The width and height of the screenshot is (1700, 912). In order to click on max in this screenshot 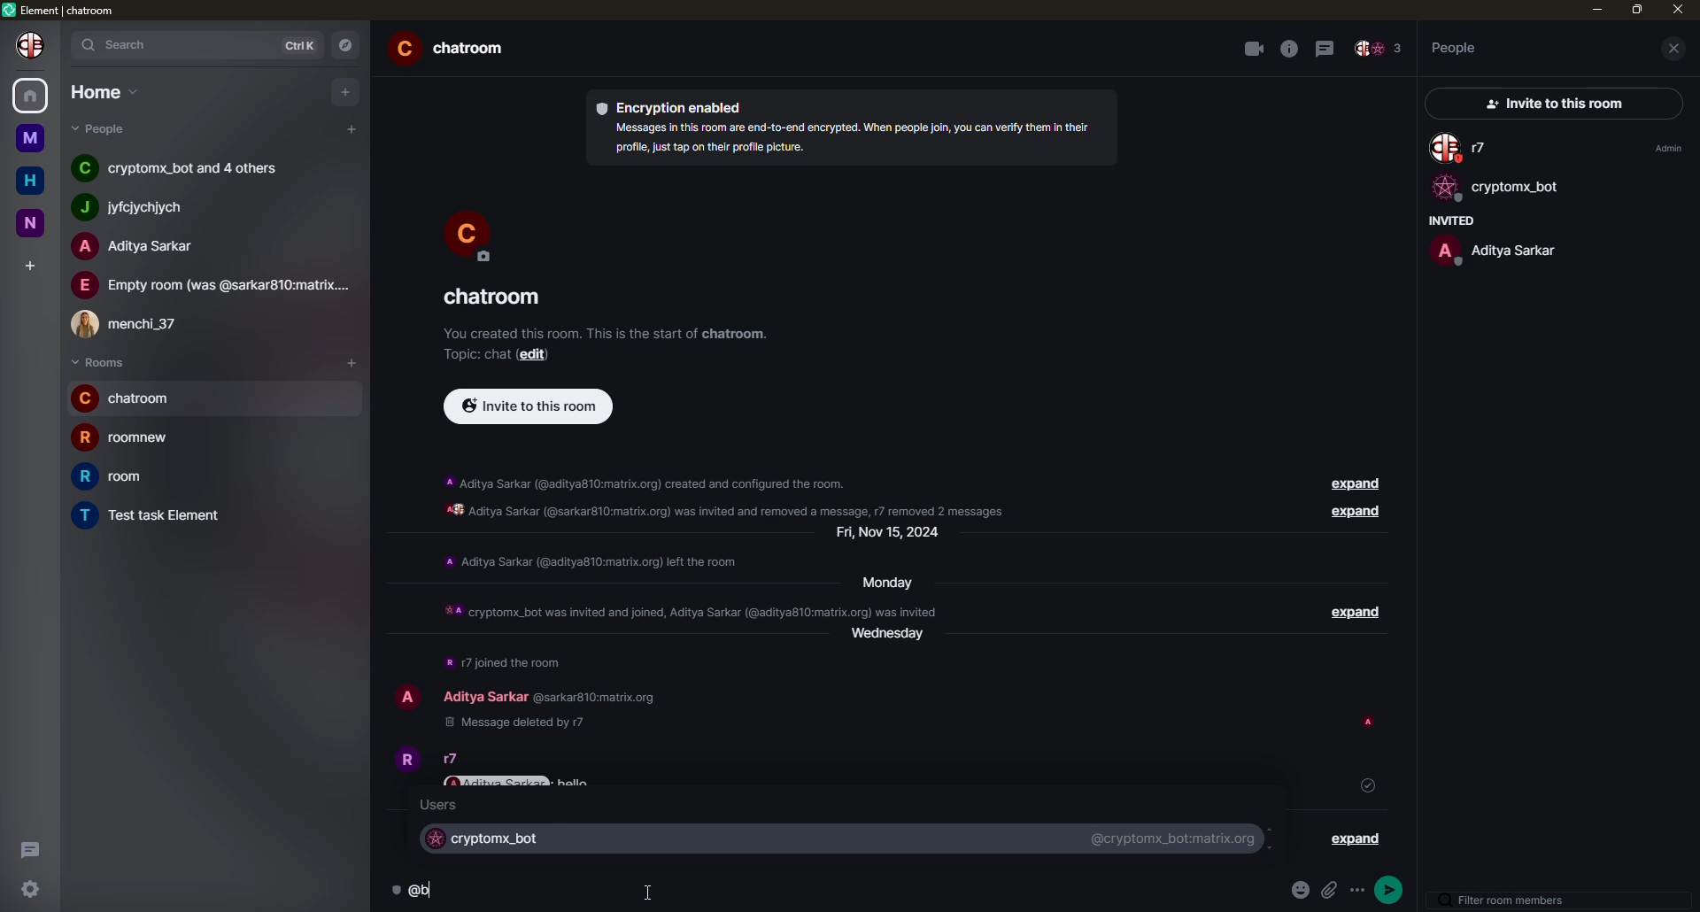, I will do `click(1638, 9)`.